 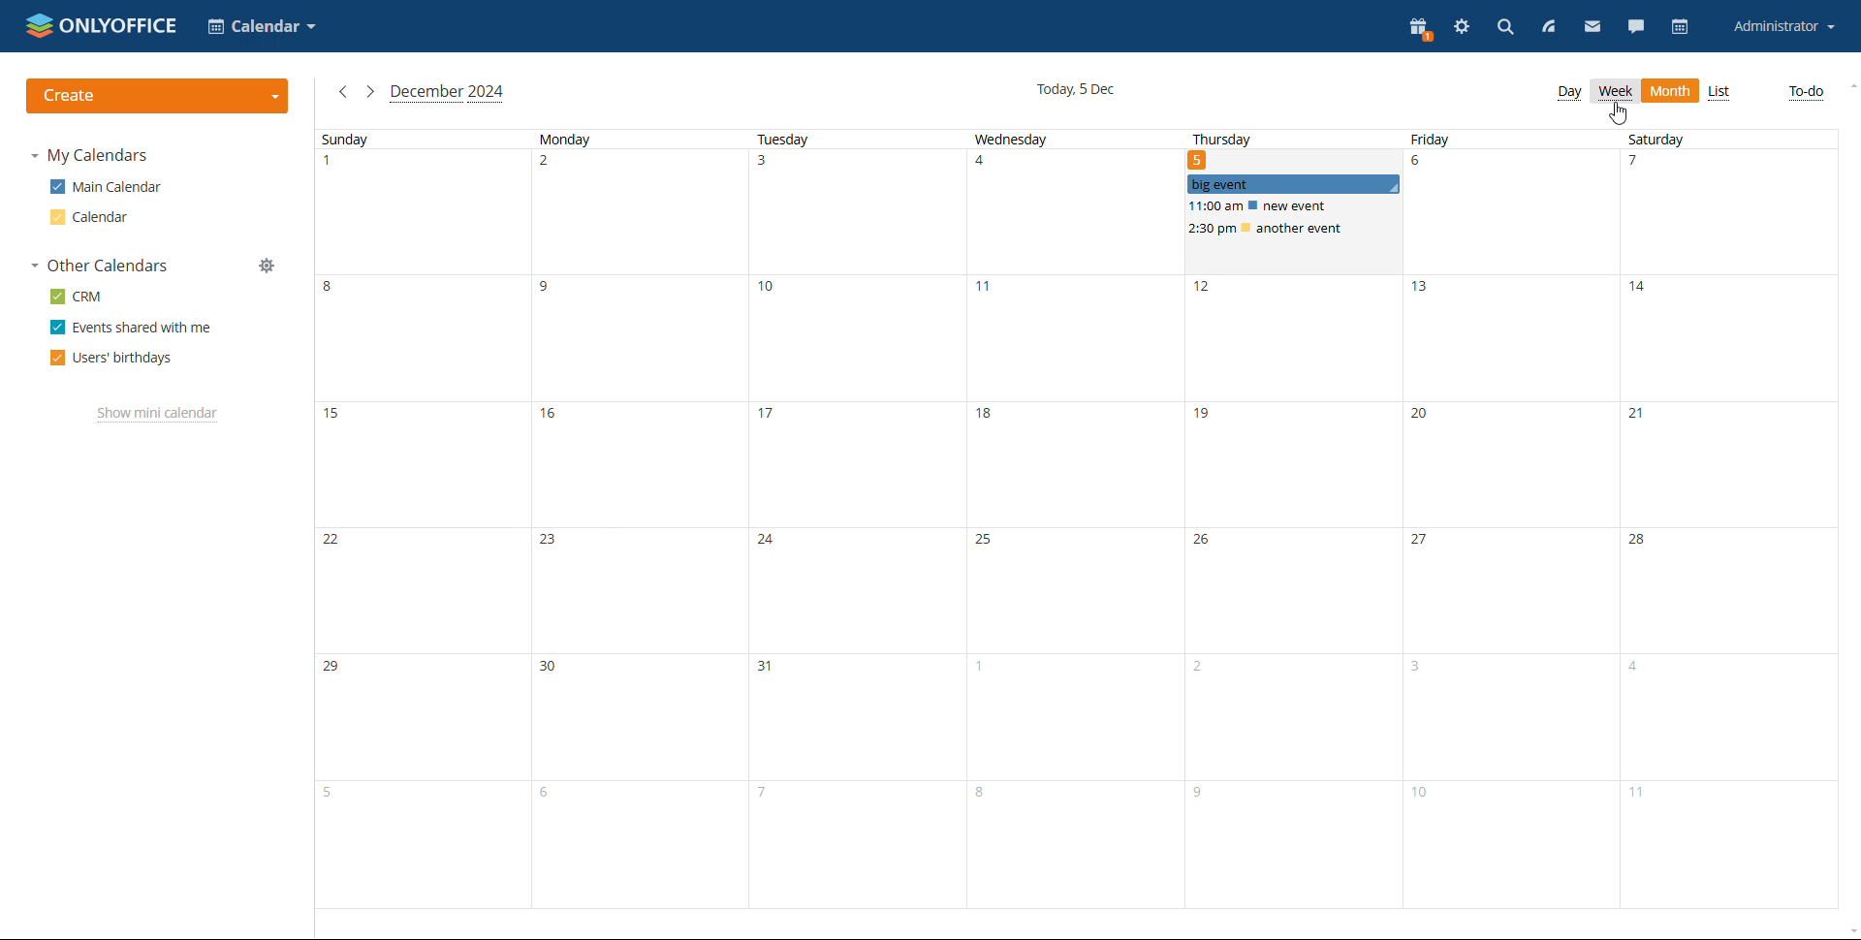 I want to click on saturday, so click(x=1715, y=520).